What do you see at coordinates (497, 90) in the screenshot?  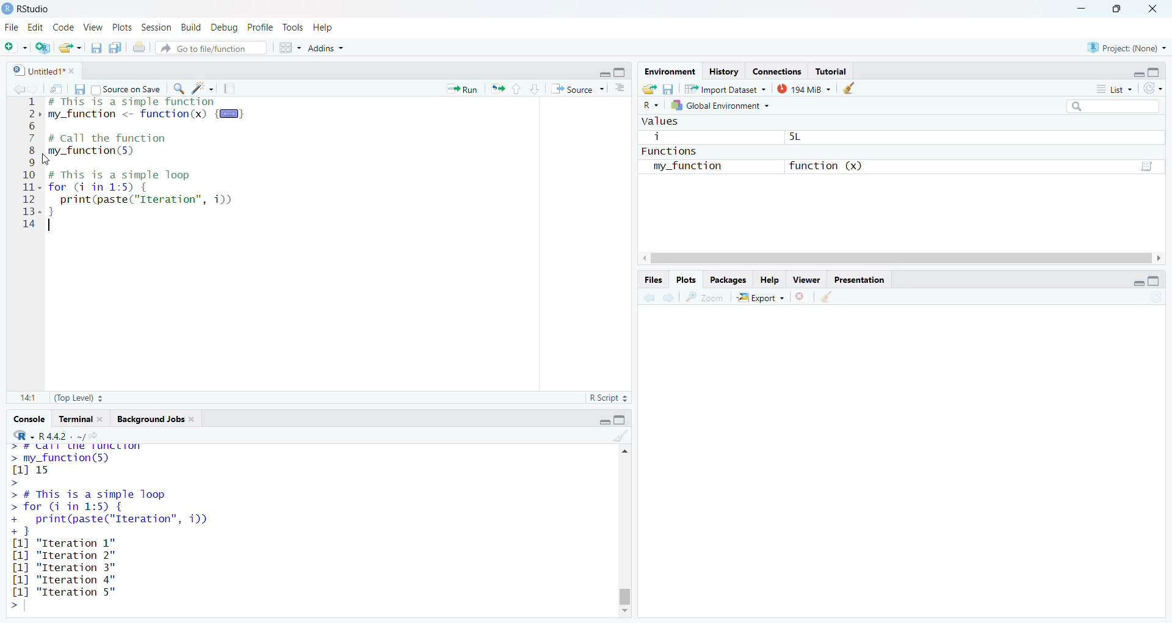 I see `re-run the previous code region` at bounding box center [497, 90].